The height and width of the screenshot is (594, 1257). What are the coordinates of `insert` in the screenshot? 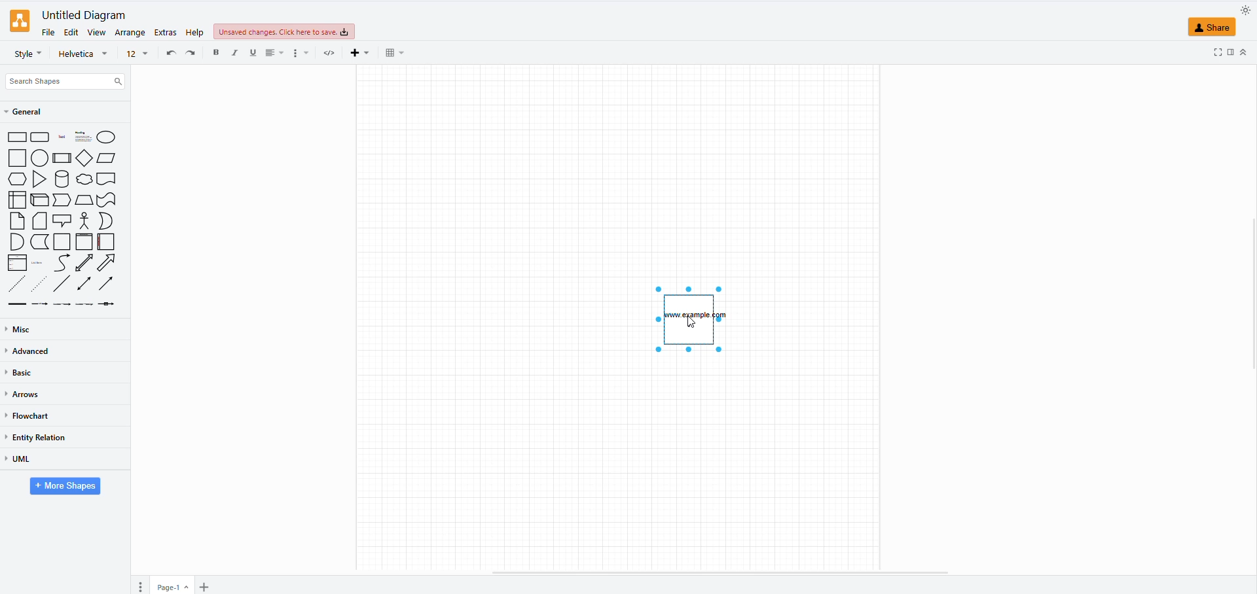 It's located at (363, 52).